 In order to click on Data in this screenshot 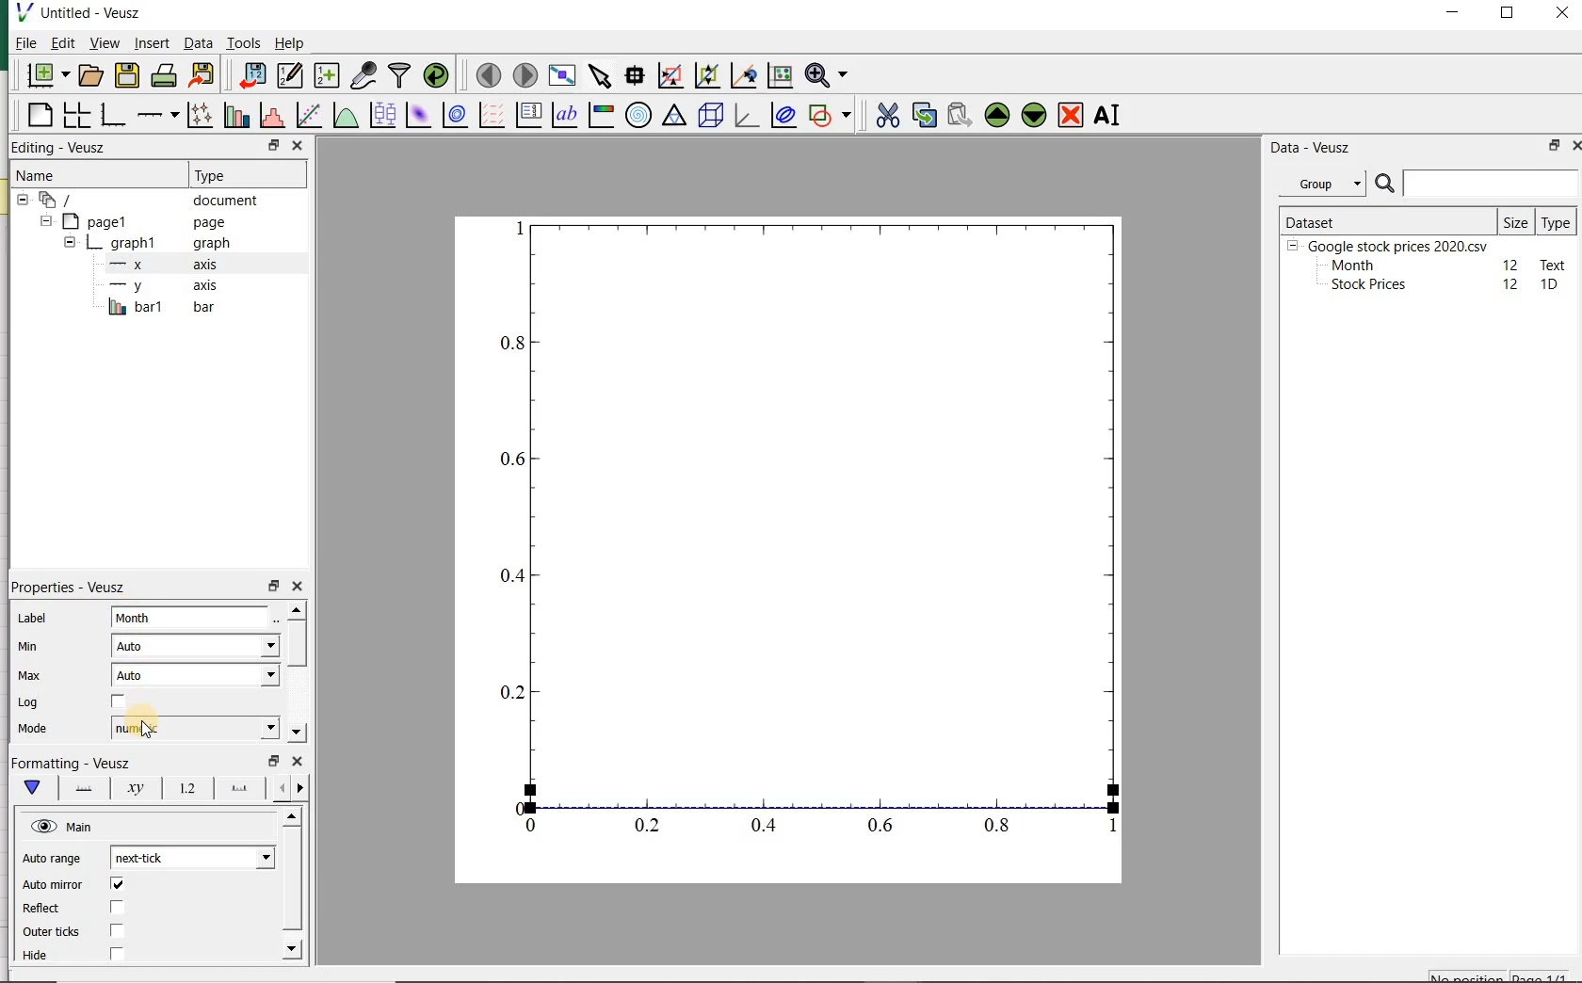, I will do `click(198, 45)`.